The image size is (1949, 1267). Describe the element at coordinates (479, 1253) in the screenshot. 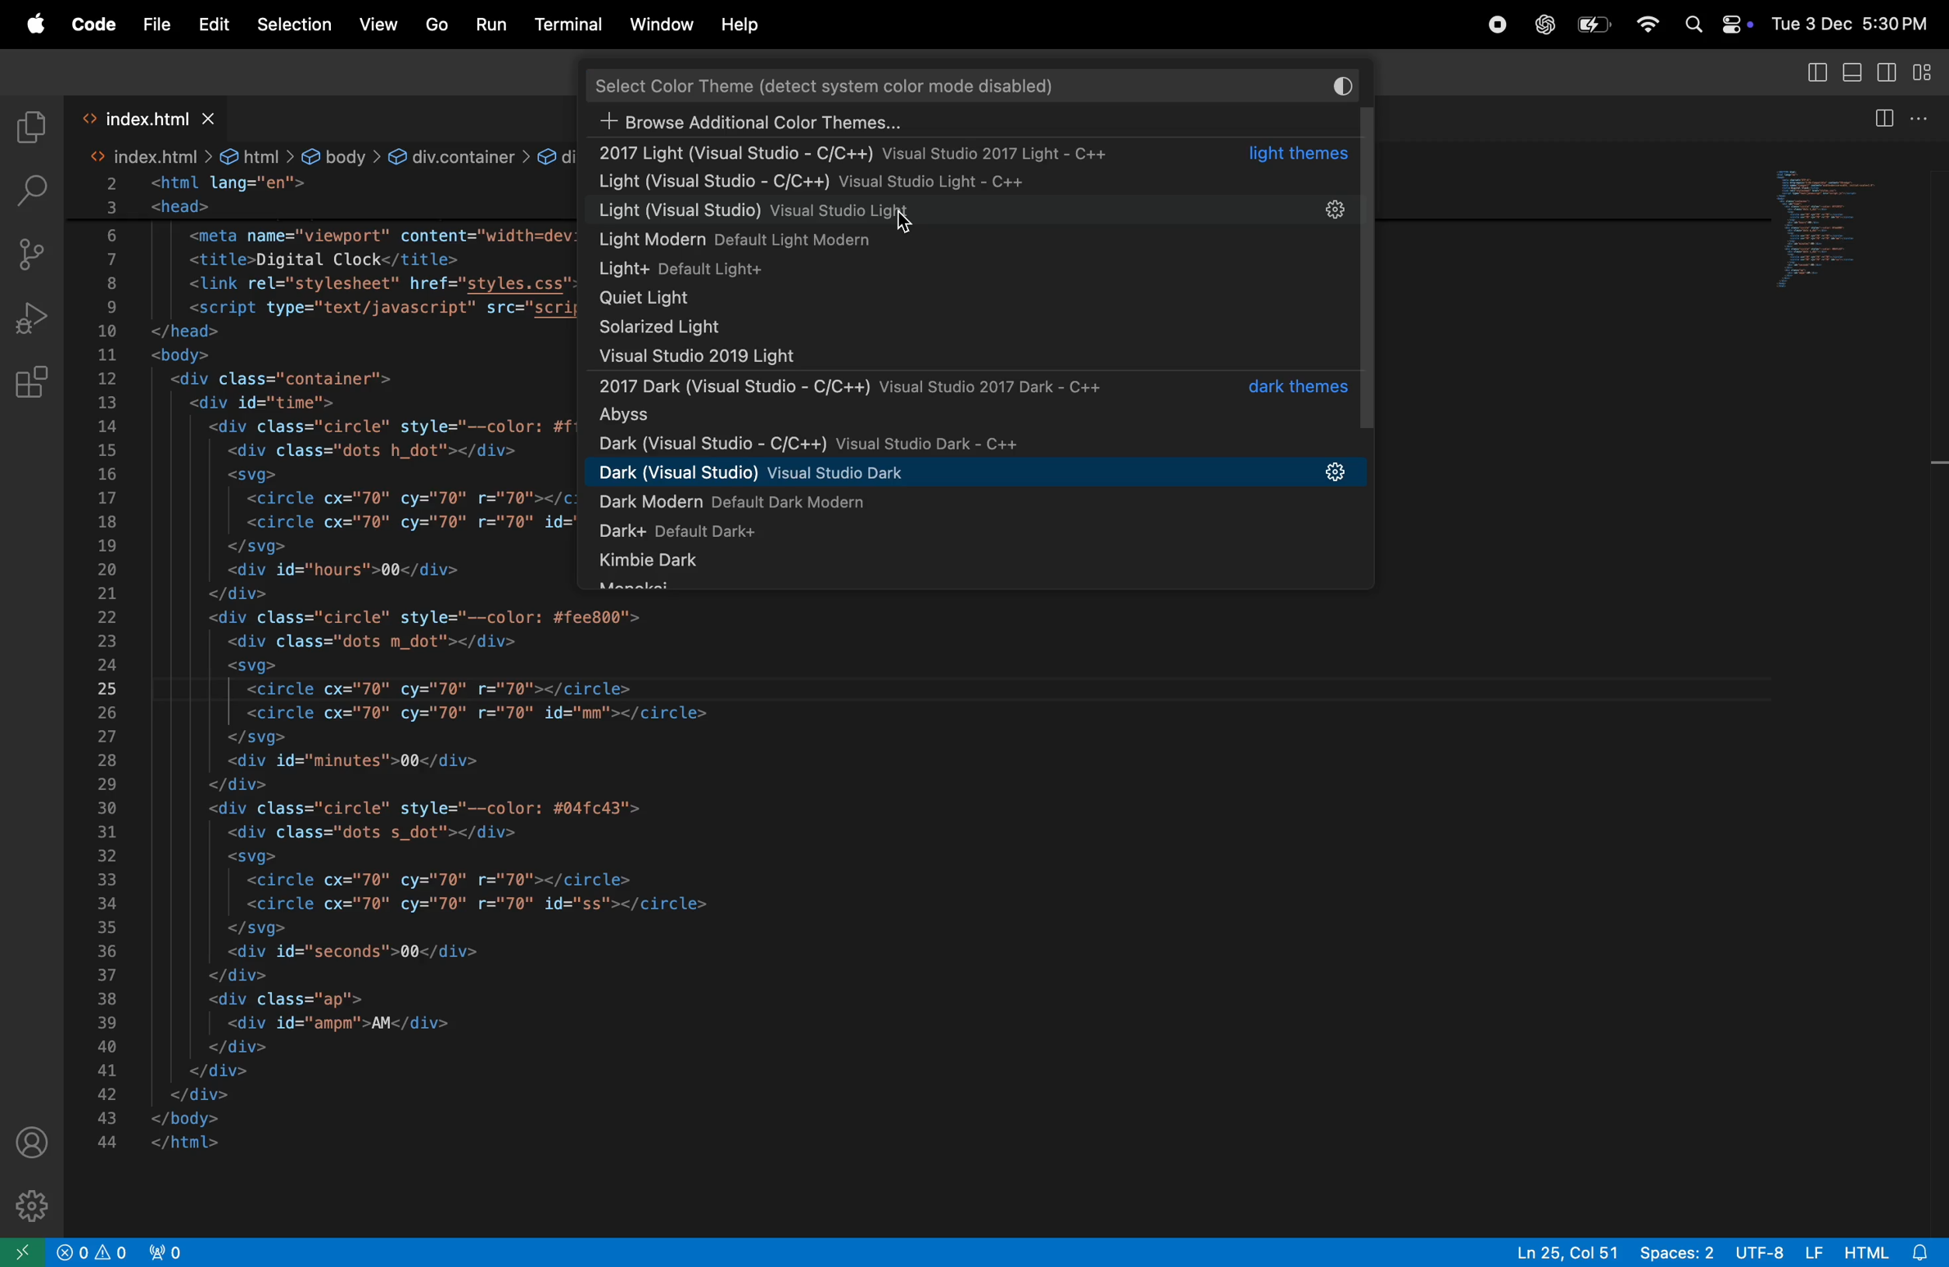

I see `waiting or second chord` at that location.